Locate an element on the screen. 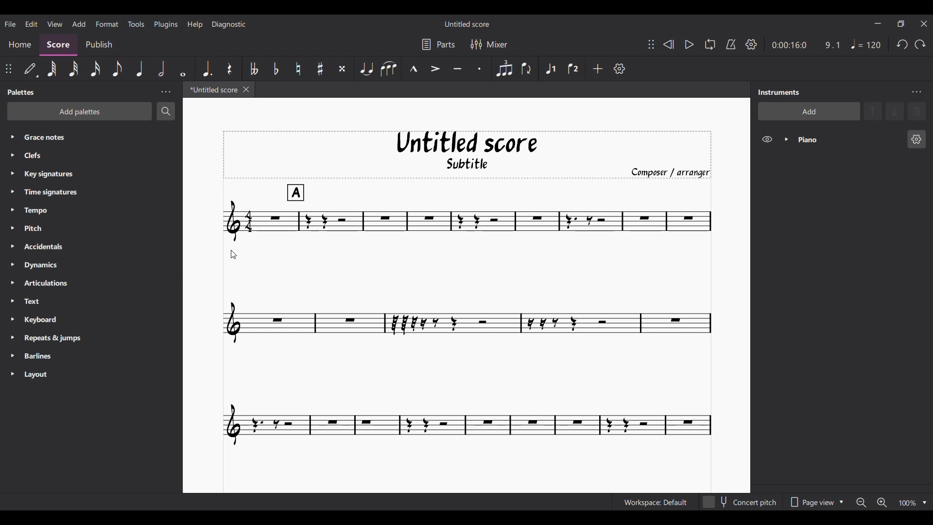 The width and height of the screenshot is (933, 525). Metronome is located at coordinates (731, 44).